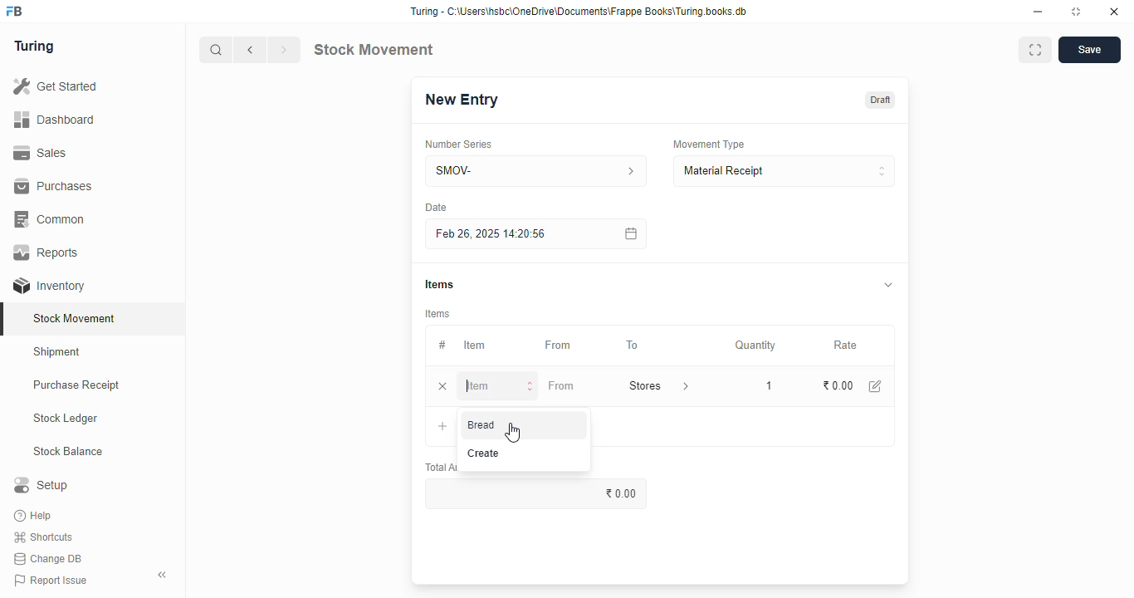 This screenshot has width=1134, height=598. I want to click on toggle sidebar, so click(163, 575).